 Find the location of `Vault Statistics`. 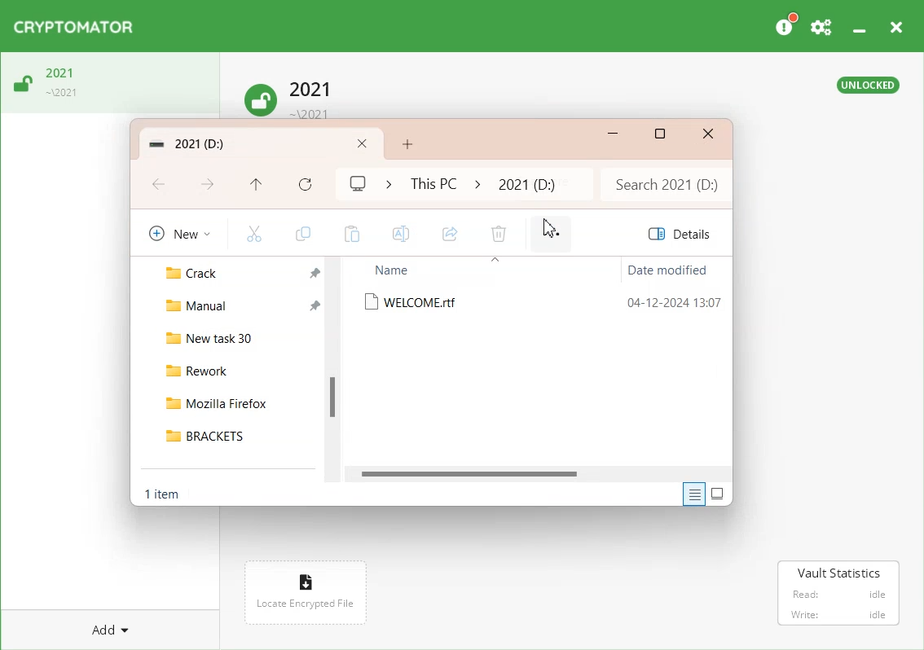

Vault Statistics is located at coordinates (839, 595).